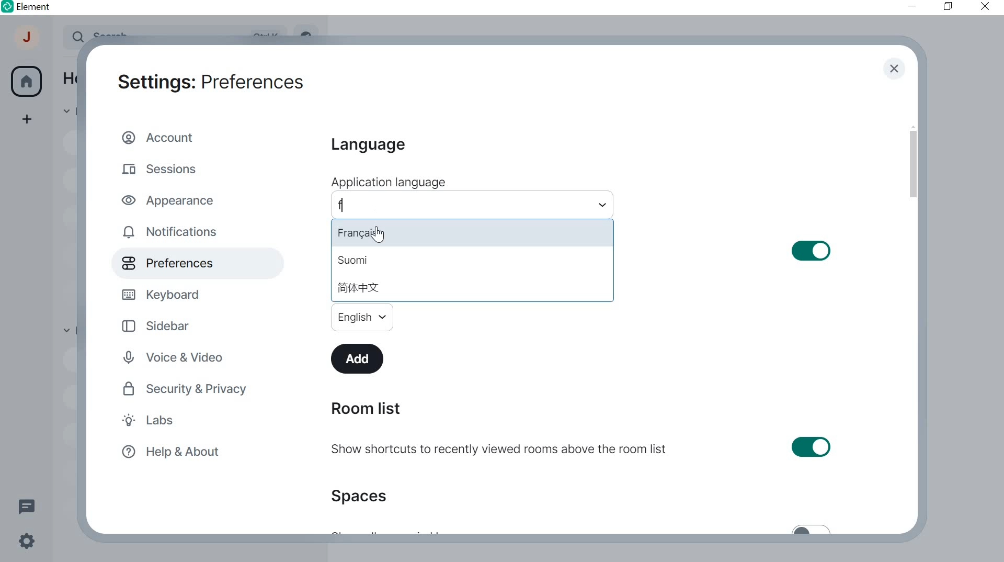 This screenshot has width=1004, height=562. What do you see at coordinates (181, 263) in the screenshot?
I see `PREFERENCES` at bounding box center [181, 263].